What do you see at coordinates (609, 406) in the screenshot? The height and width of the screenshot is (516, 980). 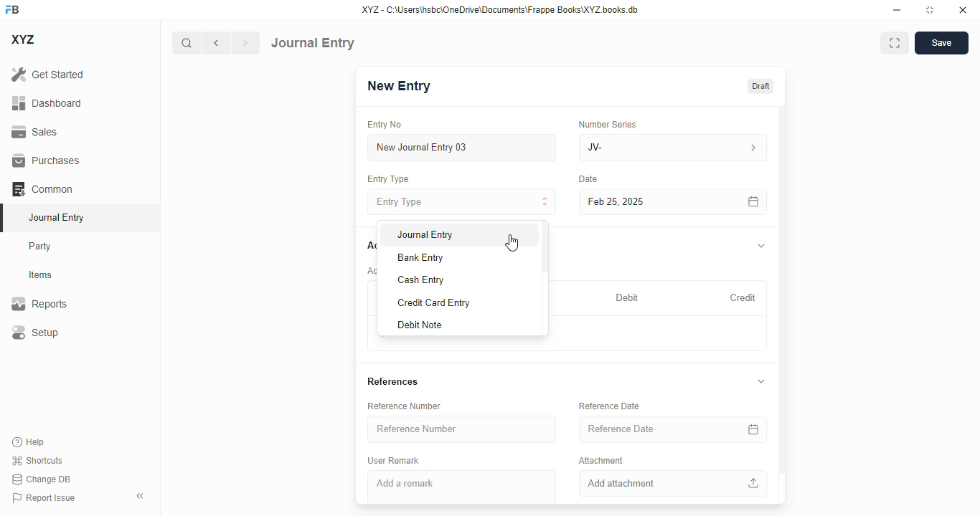 I see `reference data` at bounding box center [609, 406].